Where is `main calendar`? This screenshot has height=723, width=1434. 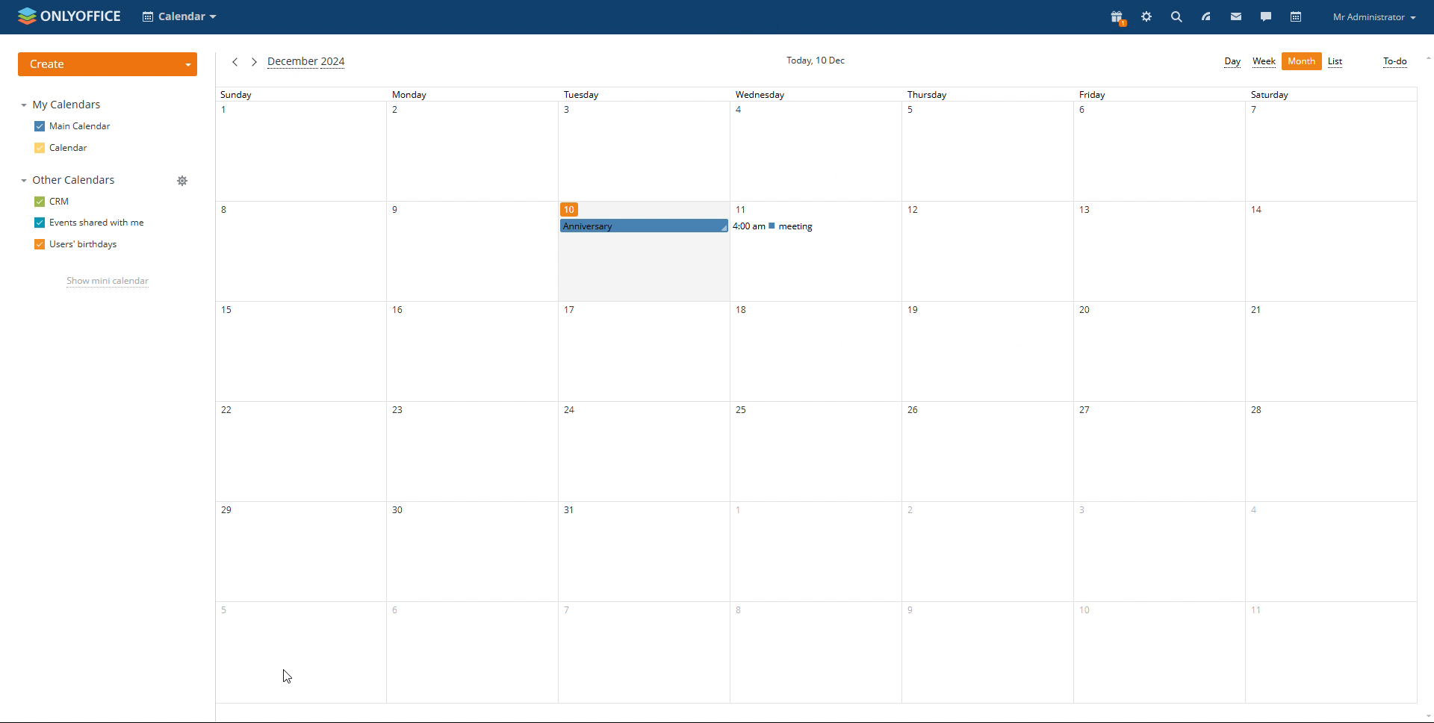 main calendar is located at coordinates (73, 126).